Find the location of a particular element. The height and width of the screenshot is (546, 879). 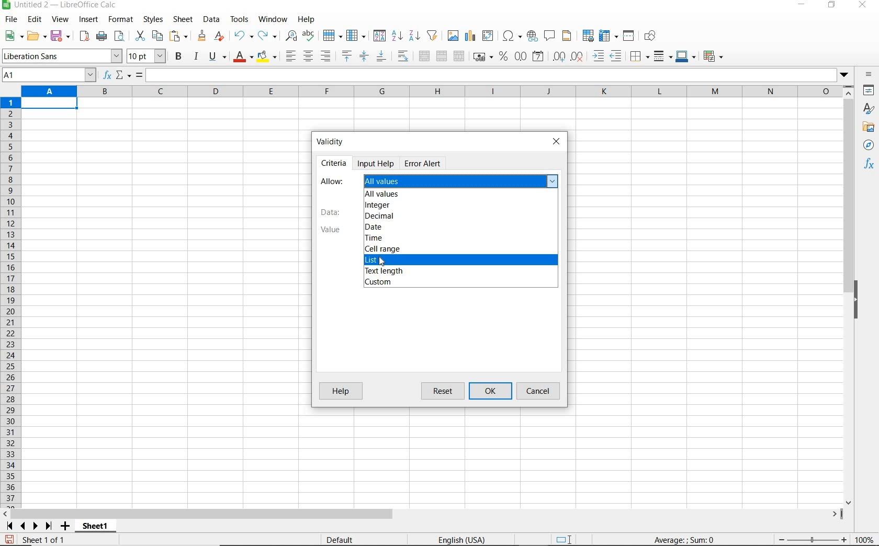

spelling is located at coordinates (310, 36).